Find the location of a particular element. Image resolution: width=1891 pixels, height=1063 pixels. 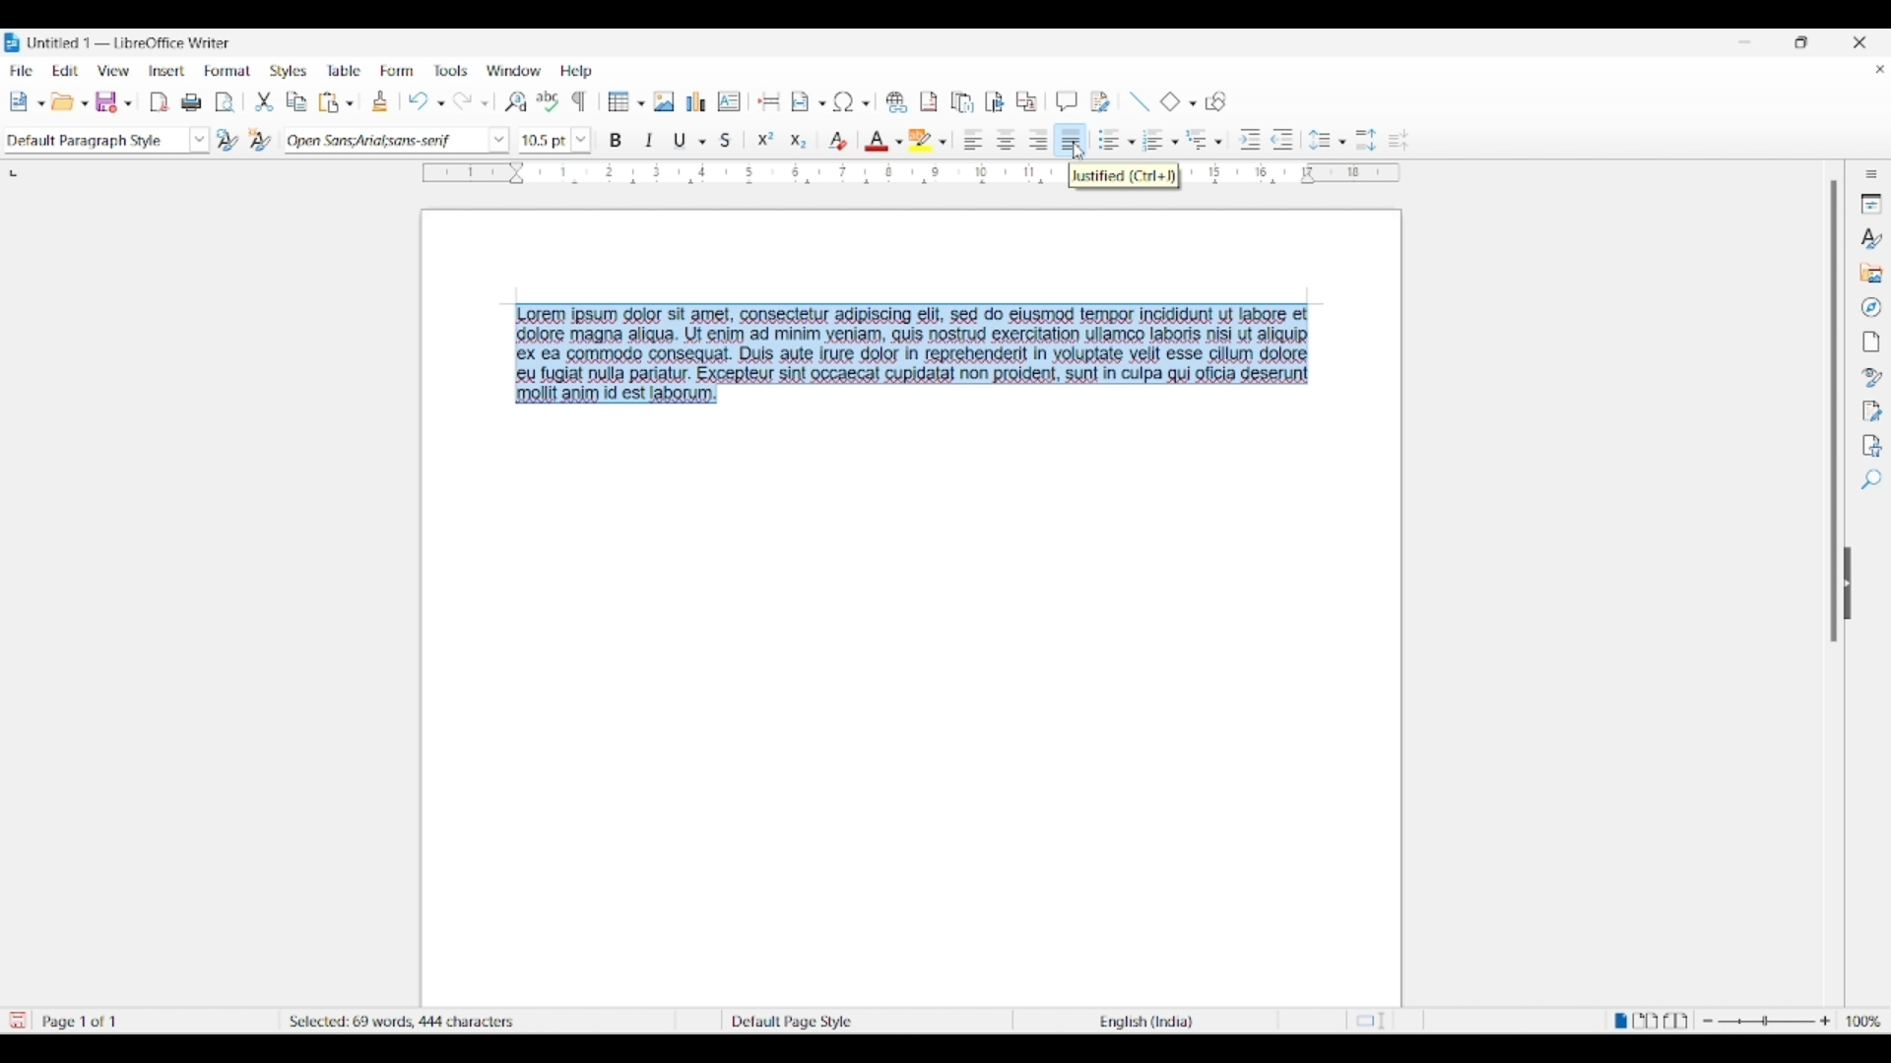

Decrease indent is located at coordinates (1283, 140).